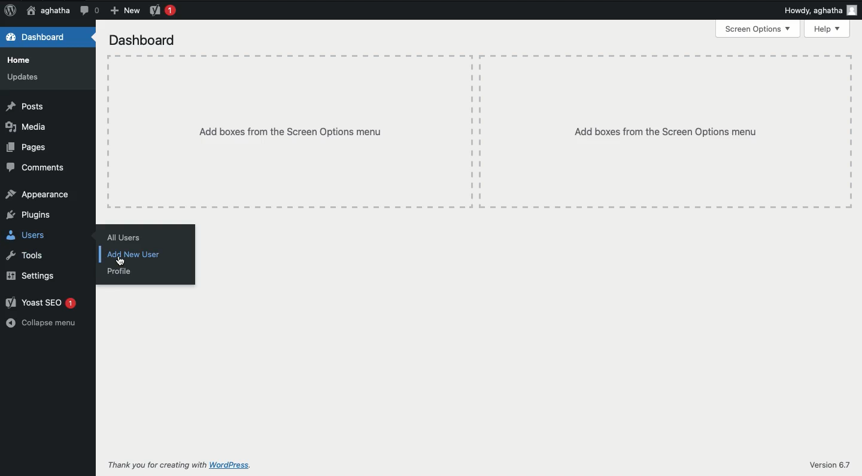 This screenshot has height=476, width=862. I want to click on Comment, so click(89, 10).